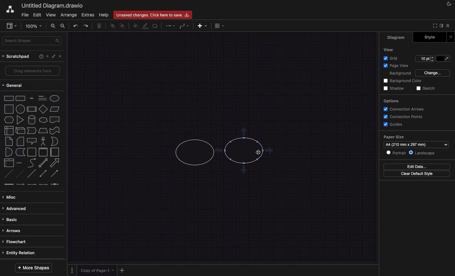  What do you see at coordinates (392, 125) in the screenshot?
I see `guides` at bounding box center [392, 125].